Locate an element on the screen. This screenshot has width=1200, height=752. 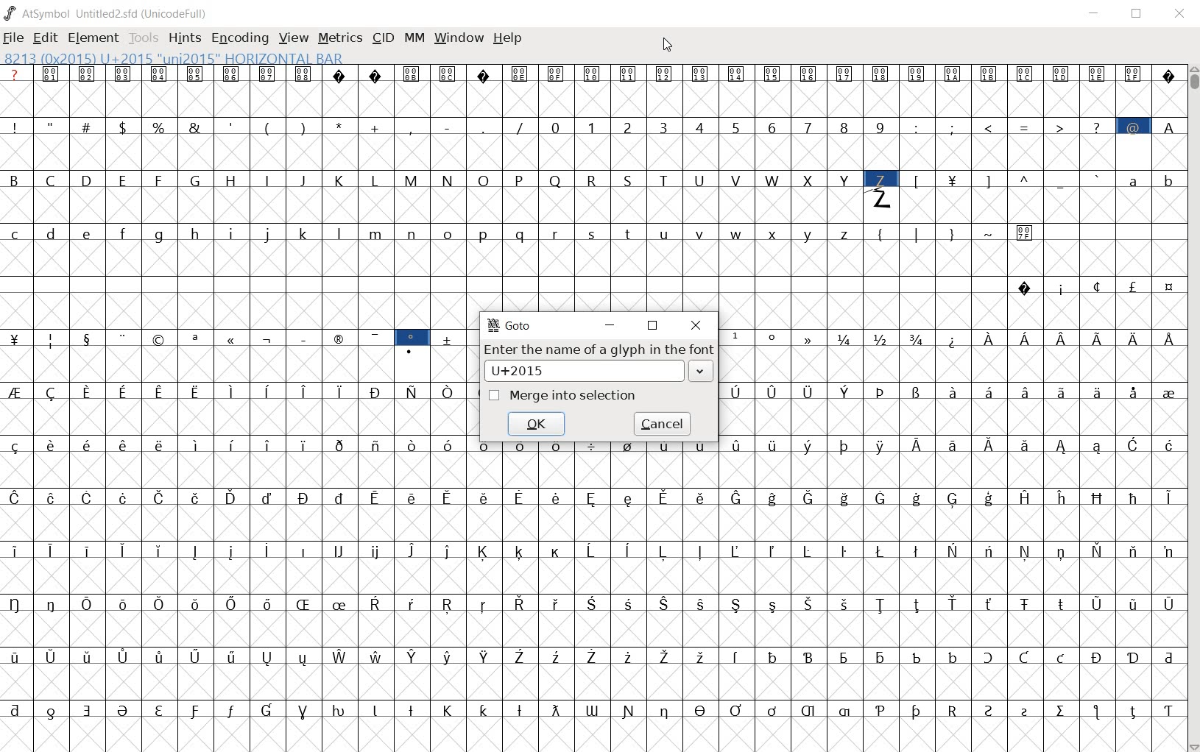
CURSOR is located at coordinates (668, 46).